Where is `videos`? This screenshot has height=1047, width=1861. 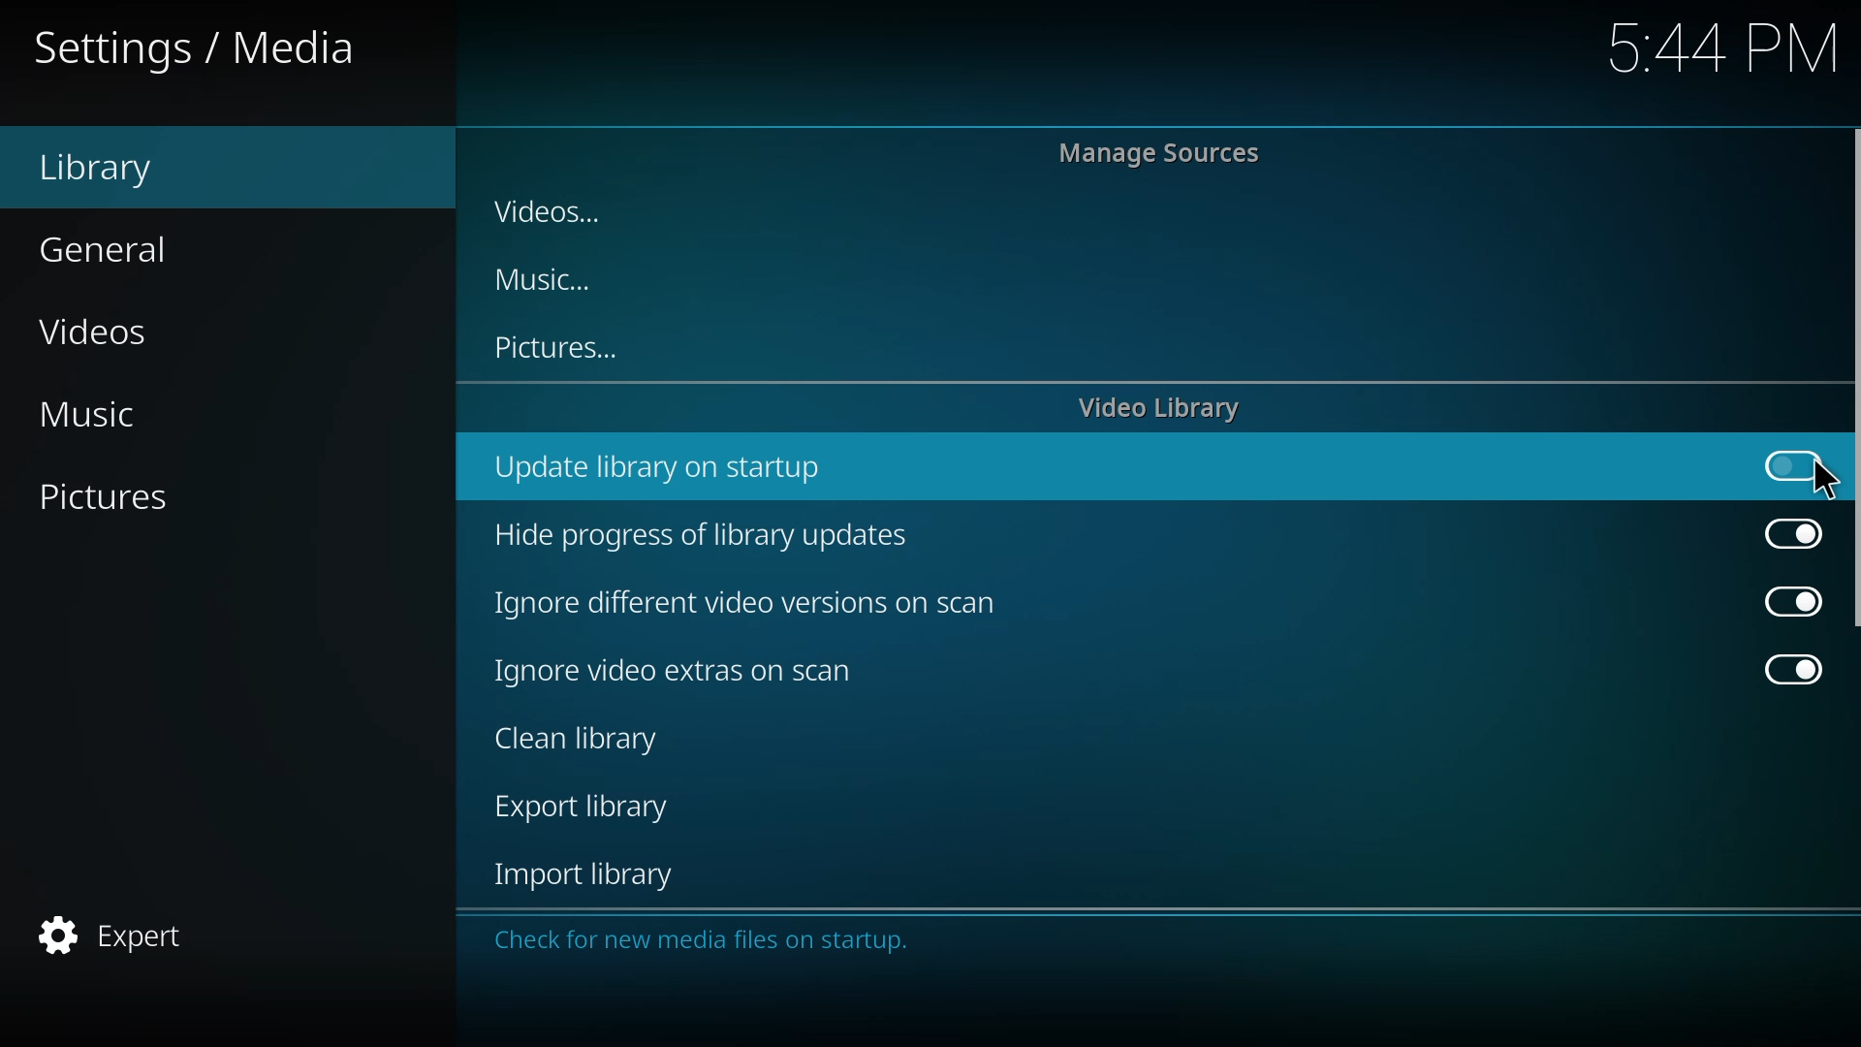 videos is located at coordinates (555, 211).